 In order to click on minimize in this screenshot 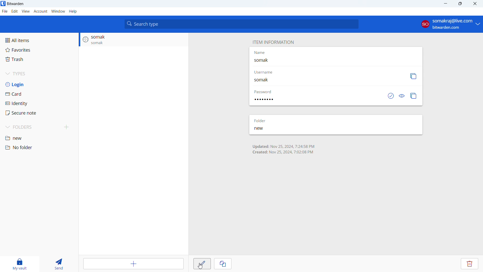, I will do `click(445, 4)`.